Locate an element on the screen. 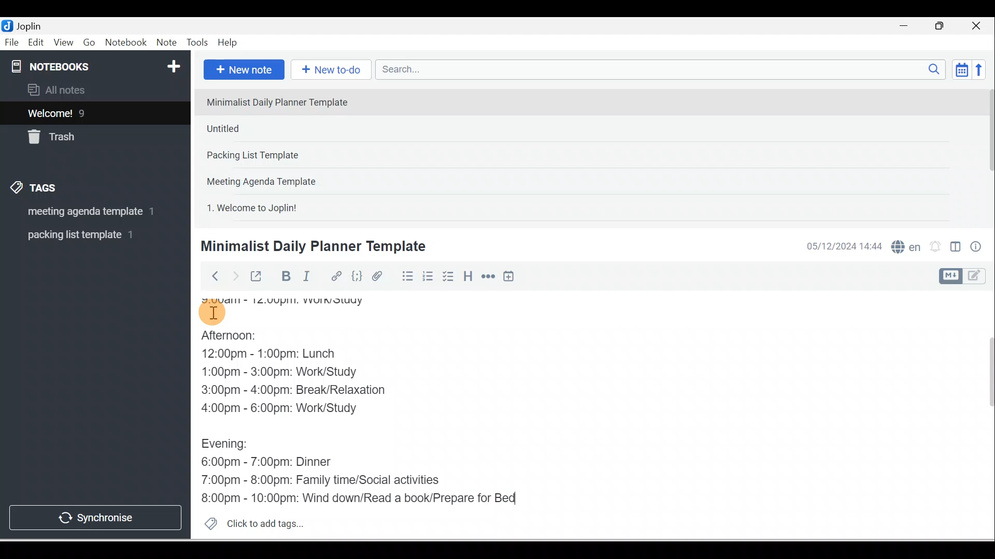  Go is located at coordinates (91, 43).